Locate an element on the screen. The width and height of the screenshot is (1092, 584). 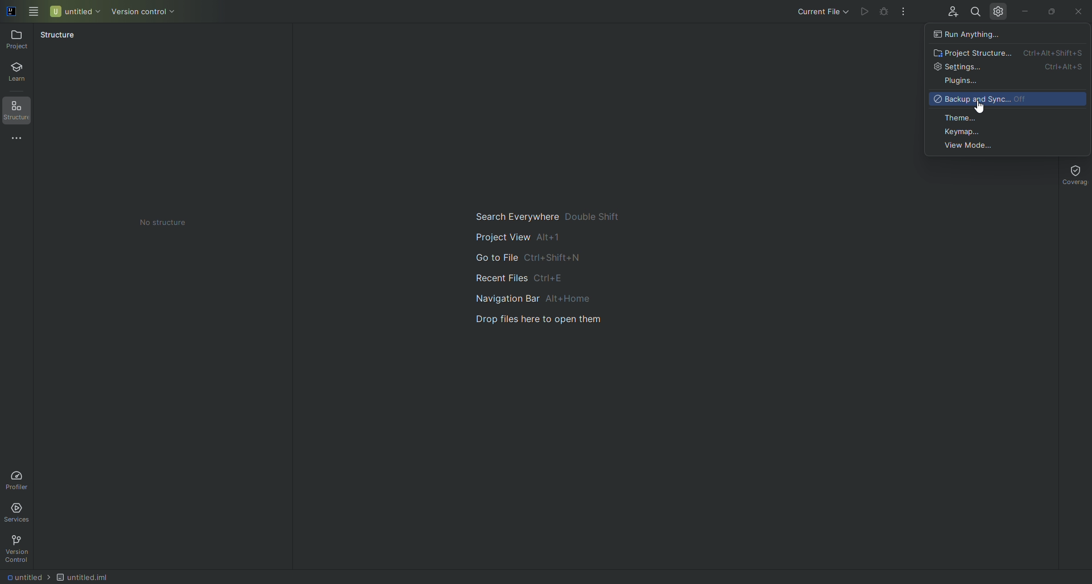
Main Menu is located at coordinates (34, 10).